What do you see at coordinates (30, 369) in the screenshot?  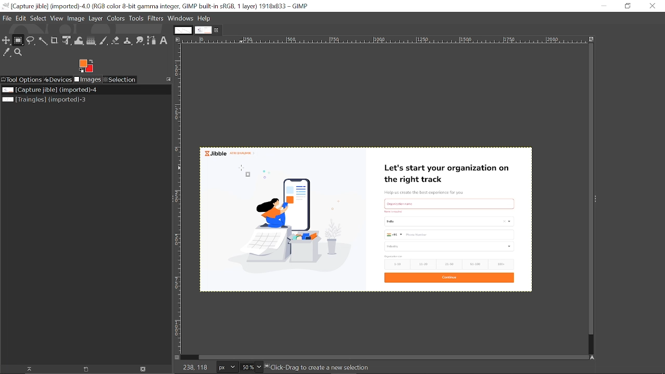 I see `Raise this image's display` at bounding box center [30, 369].